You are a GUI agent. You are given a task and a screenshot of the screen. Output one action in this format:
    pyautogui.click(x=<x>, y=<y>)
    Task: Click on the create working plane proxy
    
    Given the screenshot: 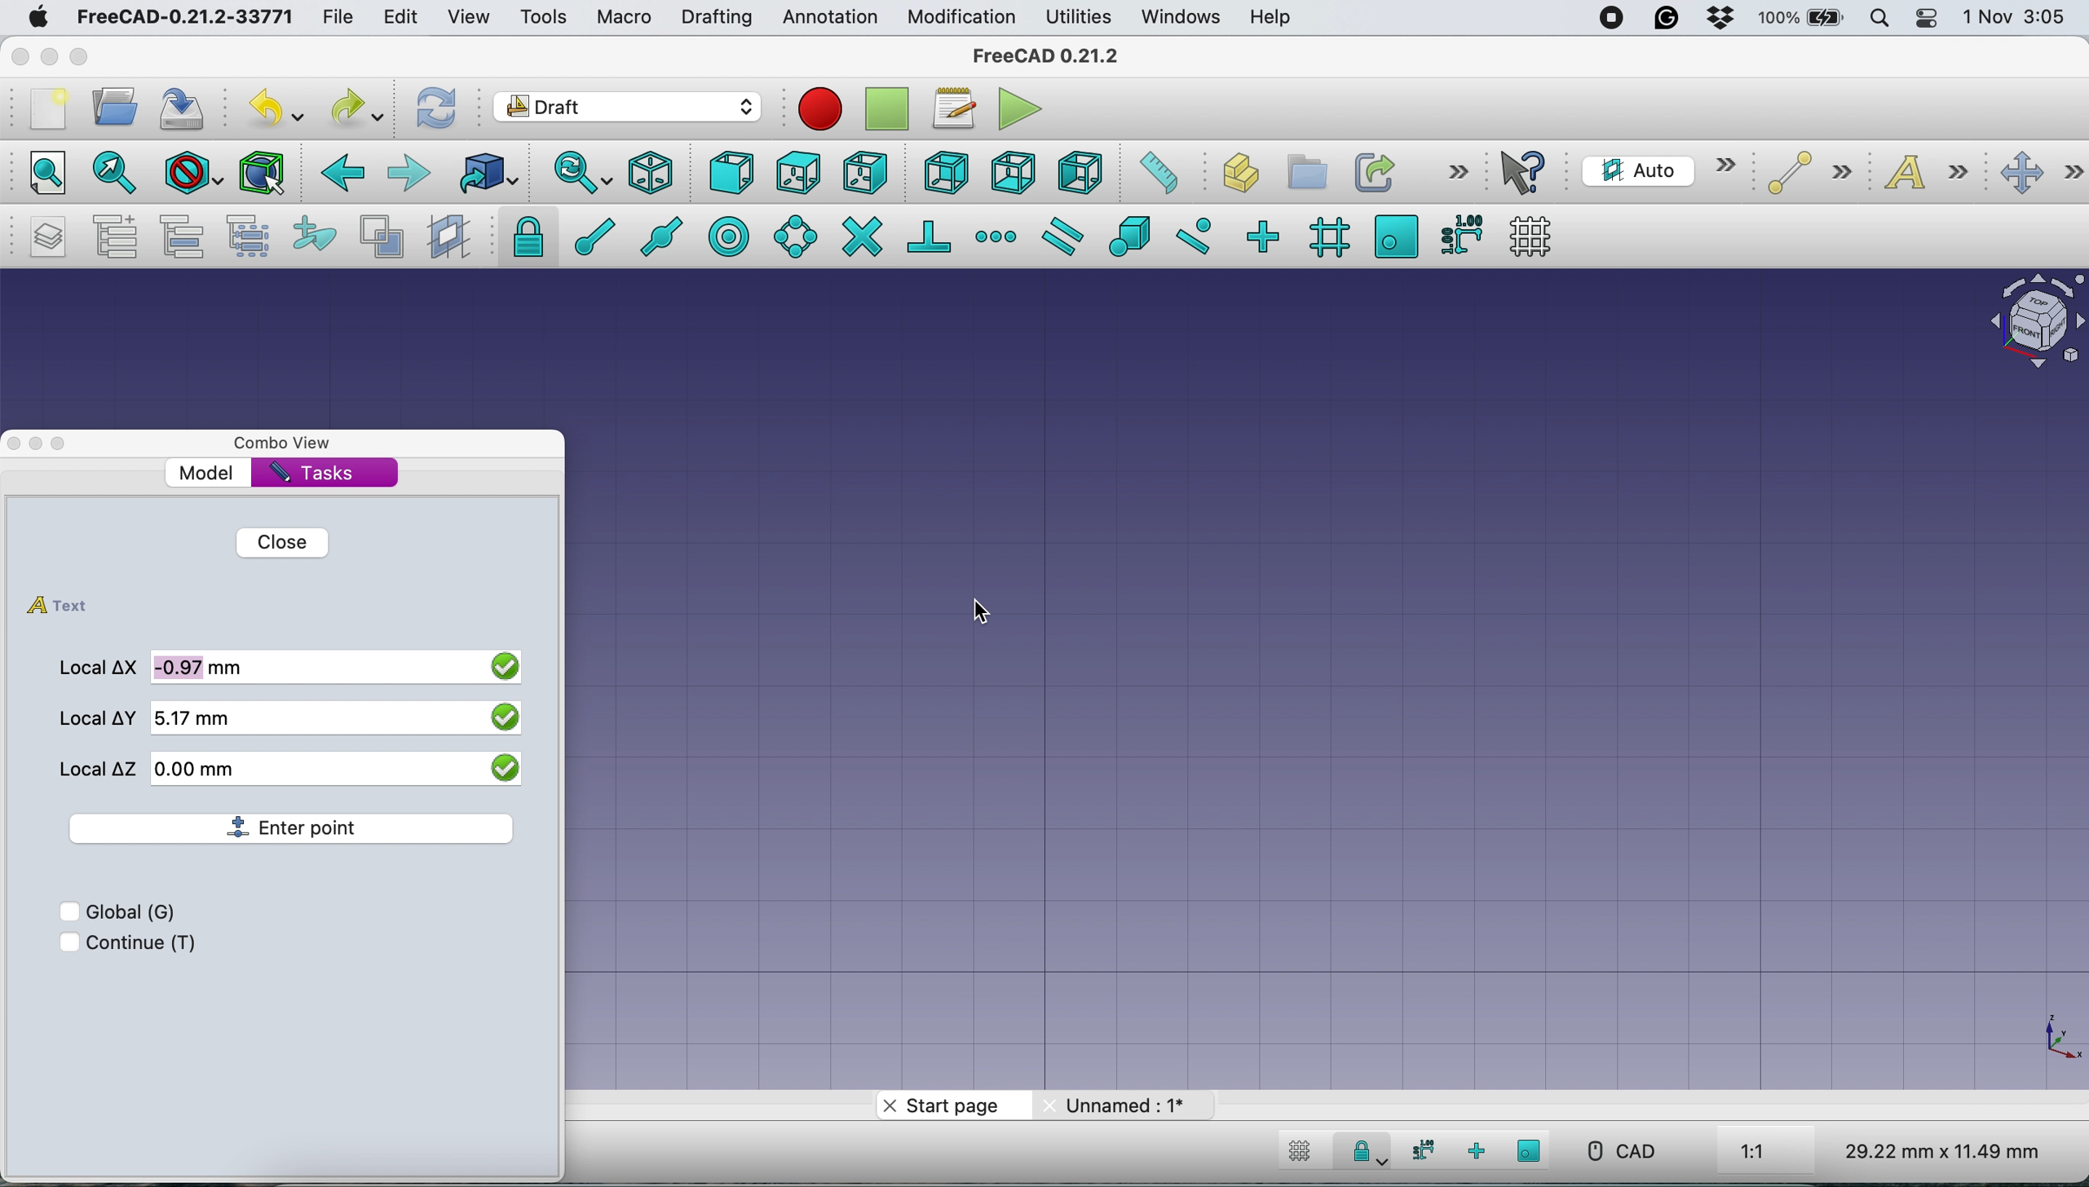 What is the action you would take?
    pyautogui.click(x=448, y=238)
    